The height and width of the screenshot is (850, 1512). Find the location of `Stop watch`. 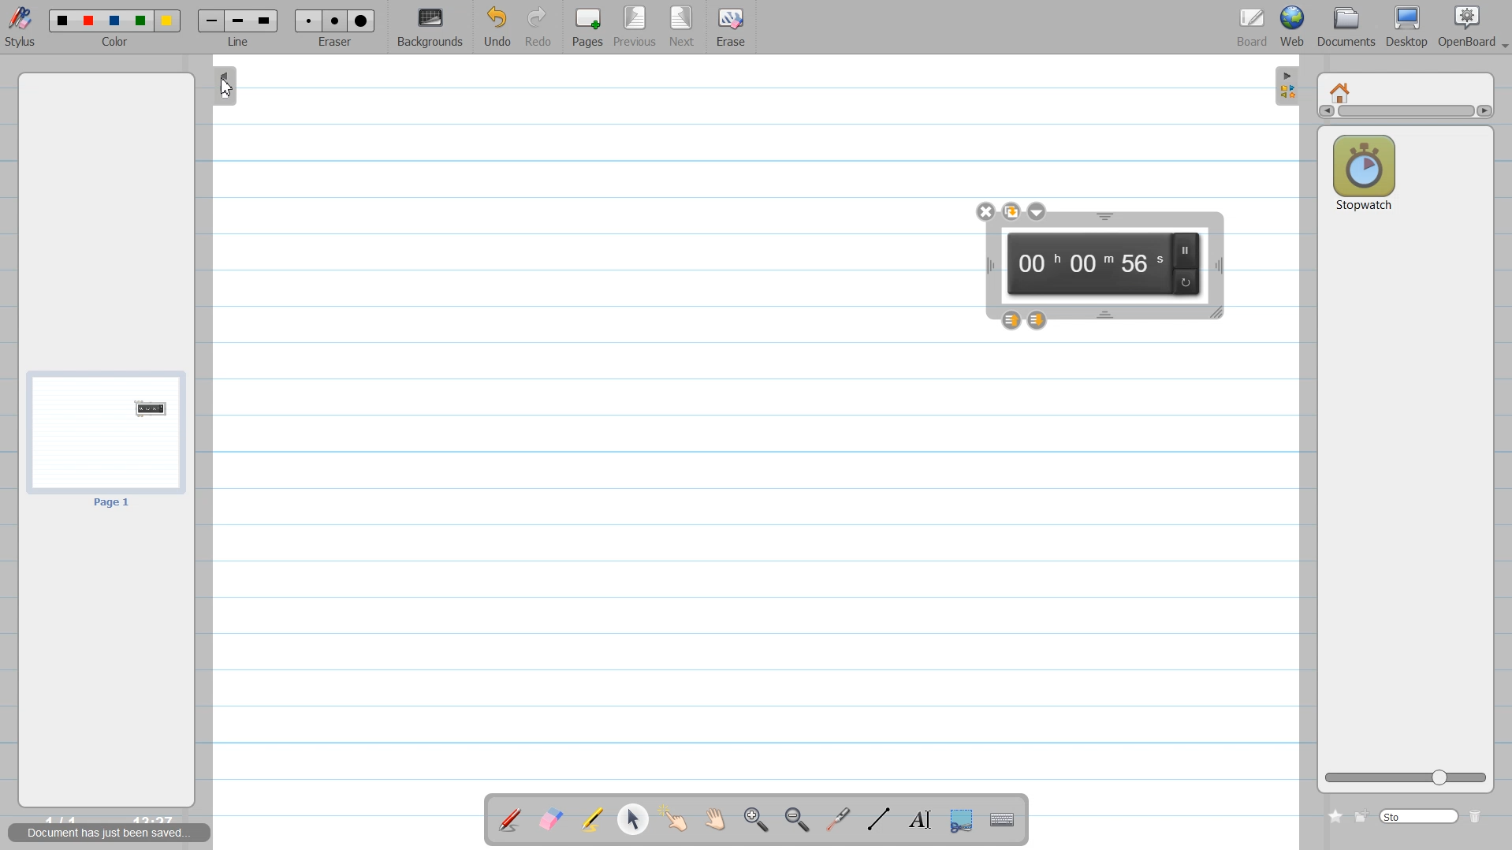

Stop watch is located at coordinates (1364, 173).